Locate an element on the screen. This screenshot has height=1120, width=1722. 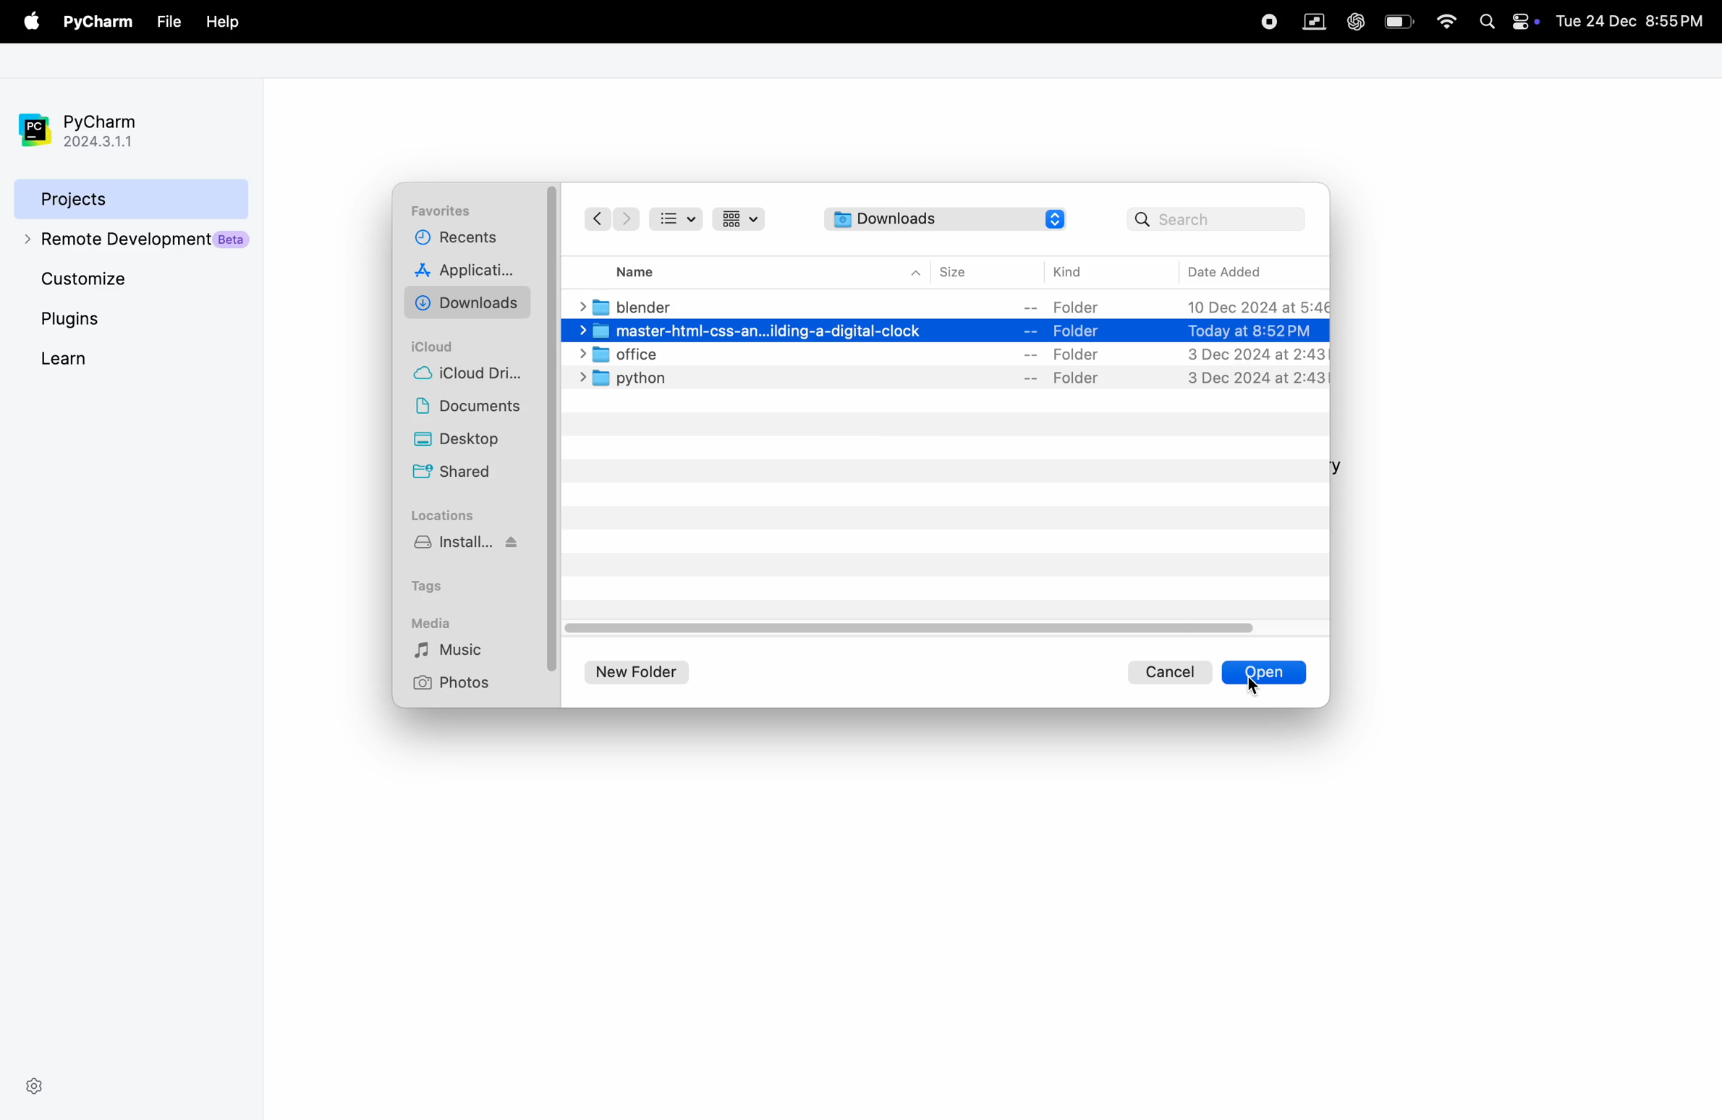
pycharm is located at coordinates (98, 23).